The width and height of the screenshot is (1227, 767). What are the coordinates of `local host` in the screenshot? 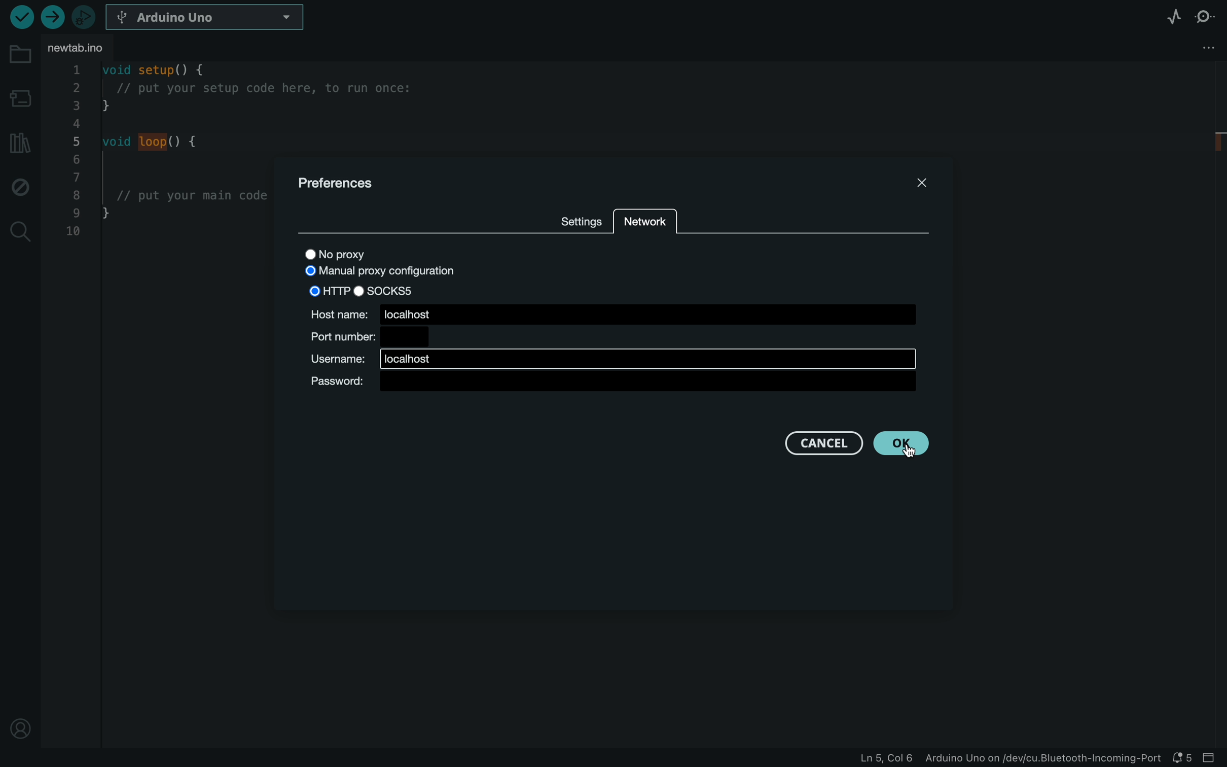 It's located at (611, 358).